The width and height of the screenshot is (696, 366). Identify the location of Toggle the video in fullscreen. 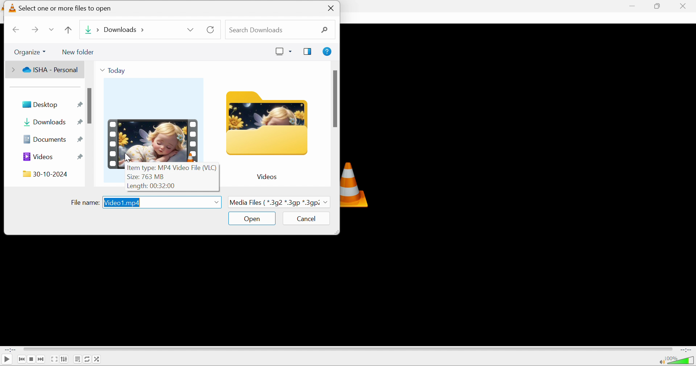
(54, 360).